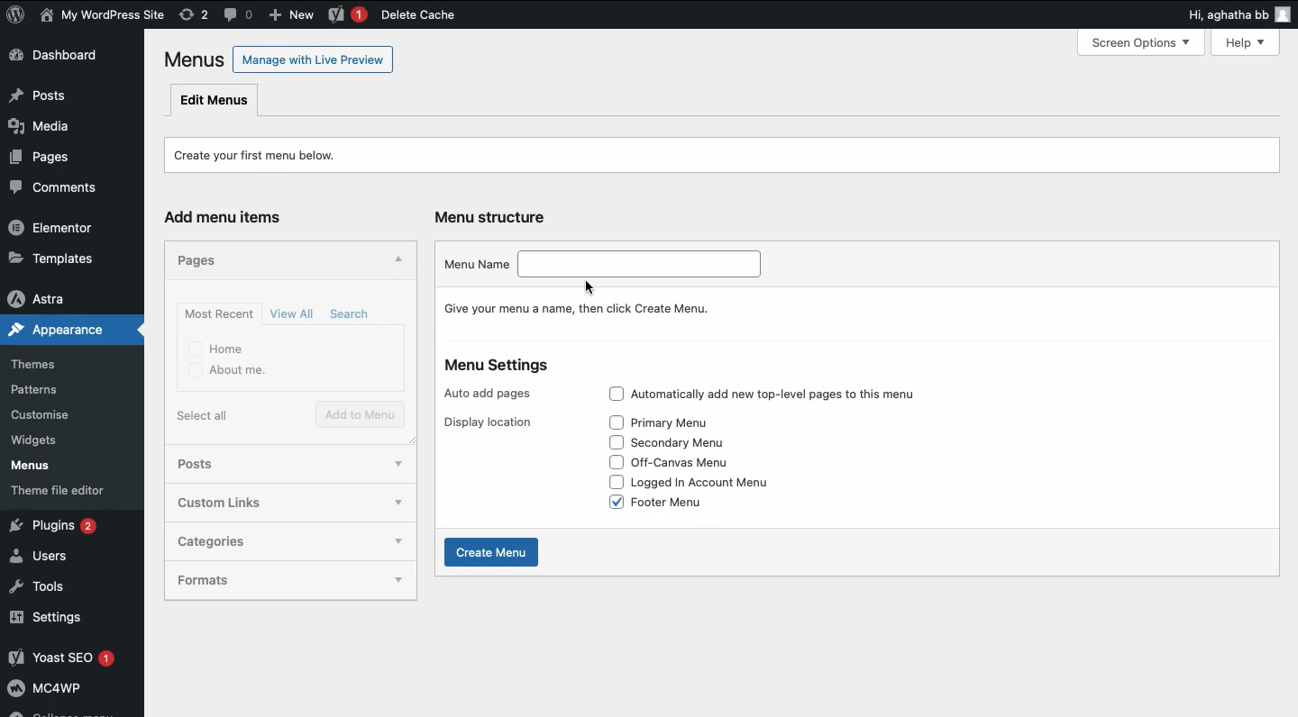 The width and height of the screenshot is (1298, 717). Describe the element at coordinates (191, 59) in the screenshot. I see `Menus` at that location.